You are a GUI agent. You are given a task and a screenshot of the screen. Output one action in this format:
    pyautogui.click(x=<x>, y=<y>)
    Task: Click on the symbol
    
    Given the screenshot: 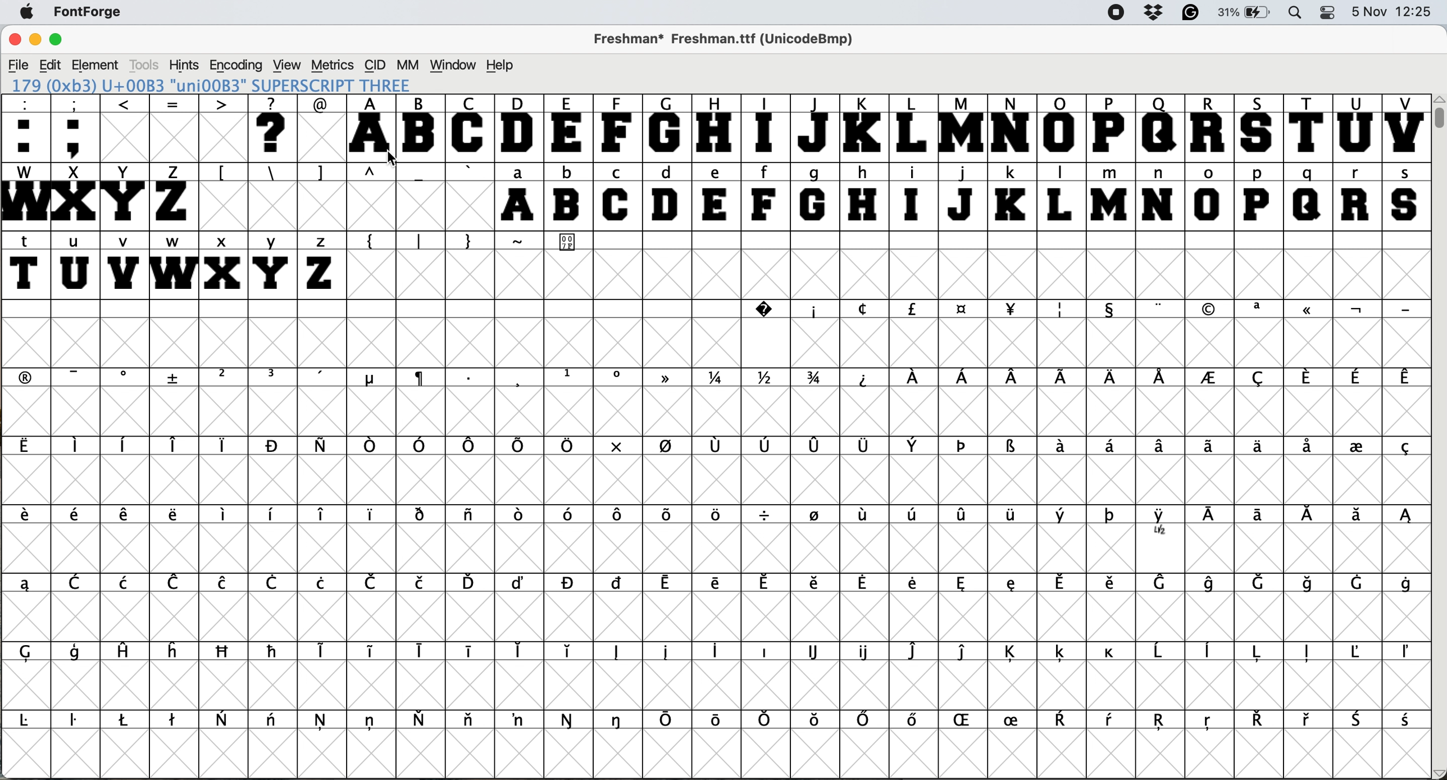 What is the action you would take?
    pyautogui.click(x=916, y=513)
    